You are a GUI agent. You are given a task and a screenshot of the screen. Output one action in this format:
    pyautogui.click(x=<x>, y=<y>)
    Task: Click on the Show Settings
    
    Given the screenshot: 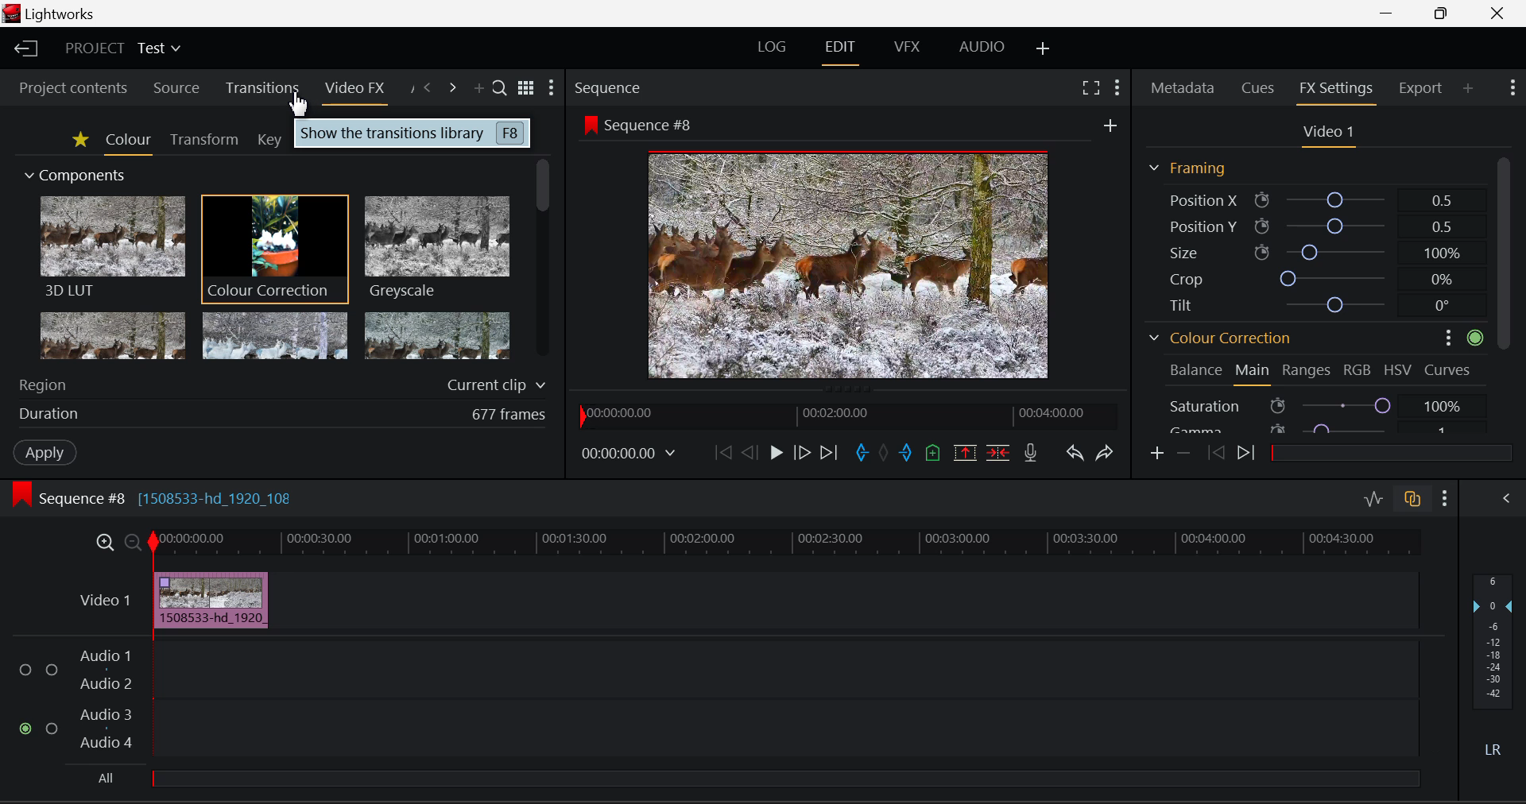 What is the action you would take?
    pyautogui.click(x=1116, y=88)
    